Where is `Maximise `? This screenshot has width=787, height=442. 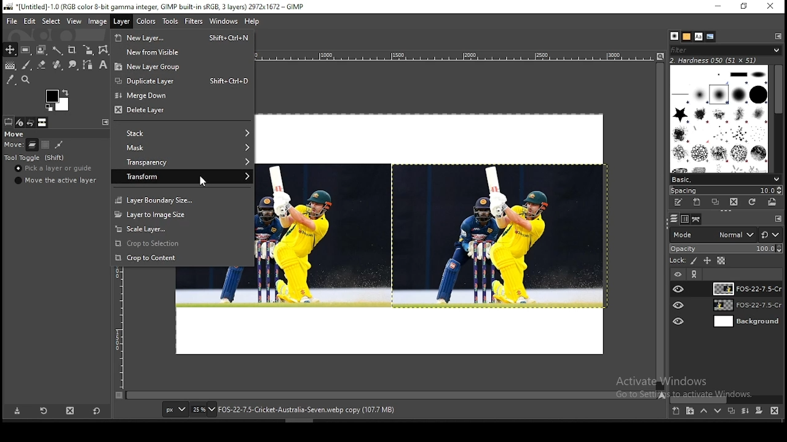
Maximise  is located at coordinates (745, 6).